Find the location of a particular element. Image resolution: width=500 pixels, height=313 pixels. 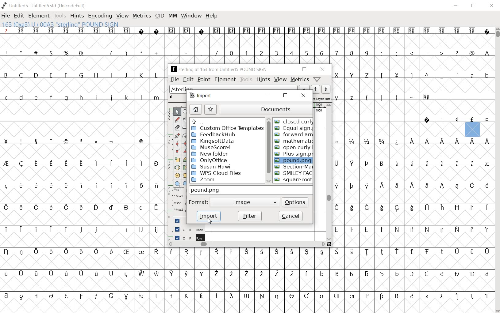

Symbol is located at coordinates (396, 186).